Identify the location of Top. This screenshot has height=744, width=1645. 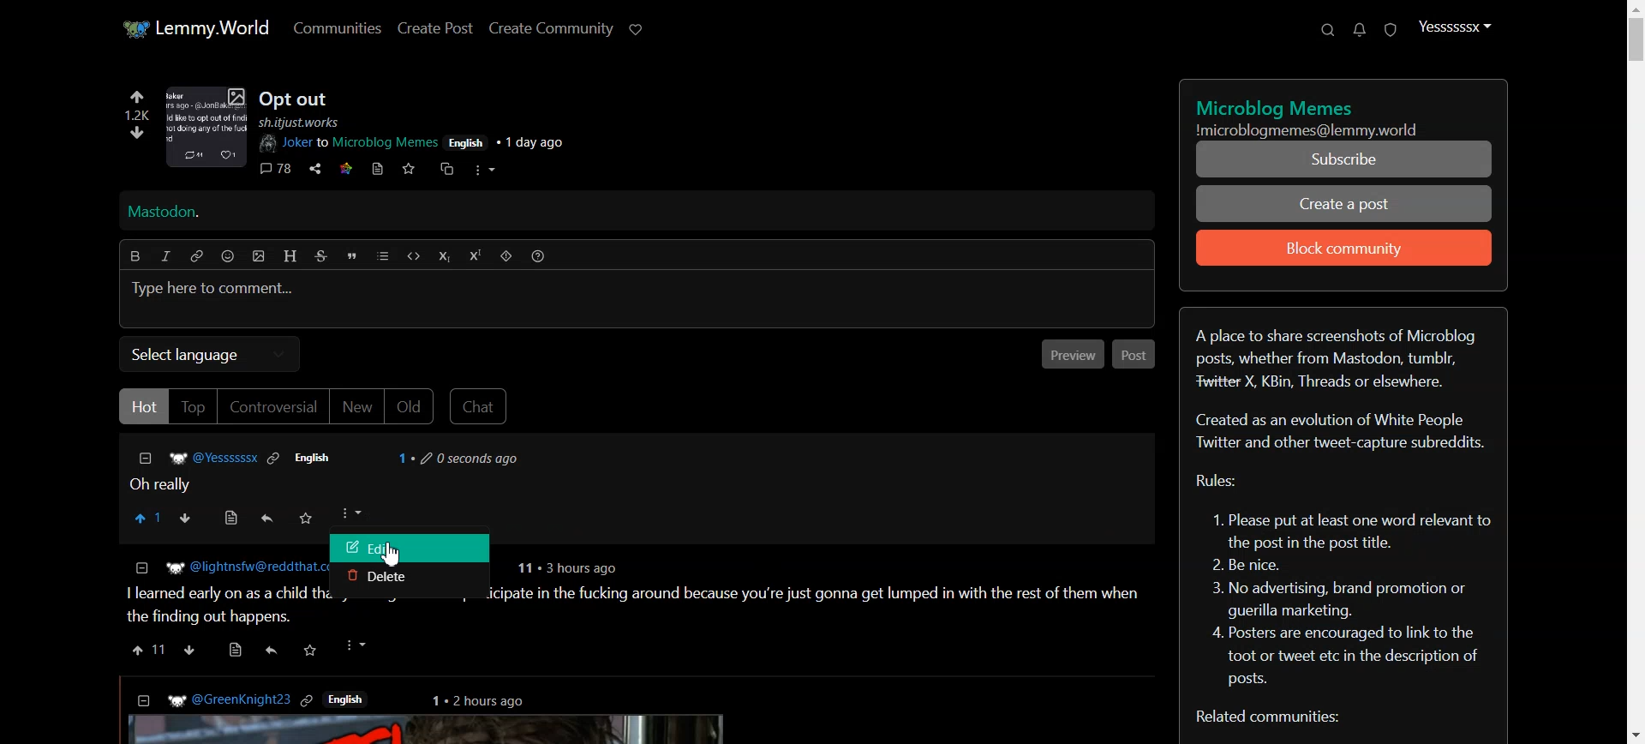
(193, 407).